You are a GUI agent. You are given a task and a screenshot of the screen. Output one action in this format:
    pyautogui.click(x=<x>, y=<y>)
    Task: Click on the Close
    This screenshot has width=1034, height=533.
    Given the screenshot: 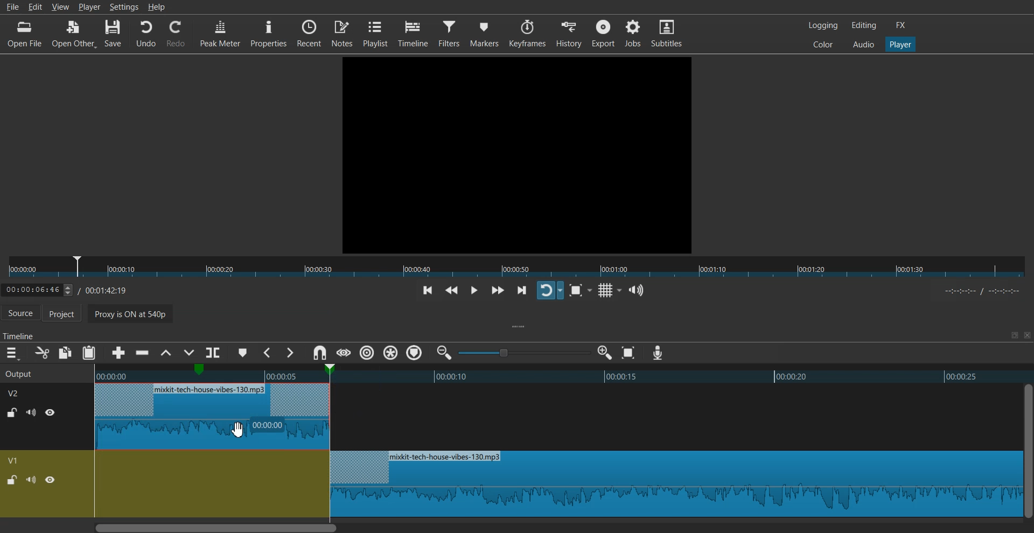 What is the action you would take?
    pyautogui.click(x=1026, y=335)
    